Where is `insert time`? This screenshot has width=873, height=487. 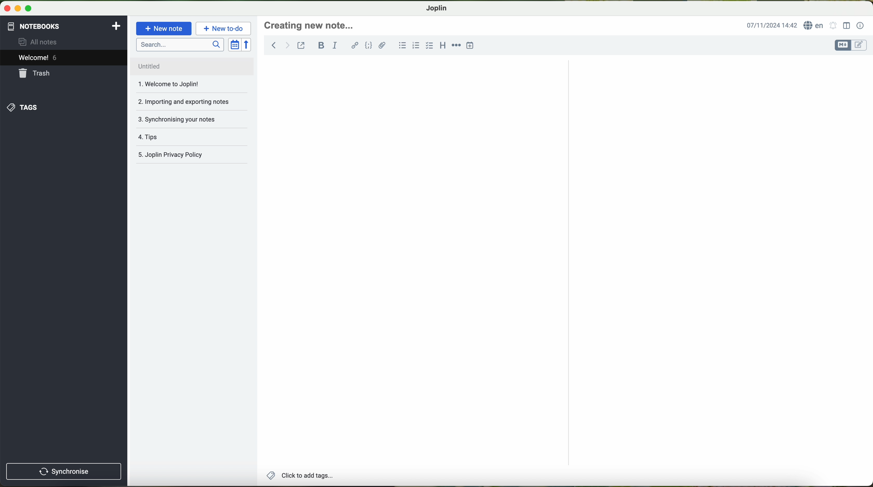 insert time is located at coordinates (472, 45).